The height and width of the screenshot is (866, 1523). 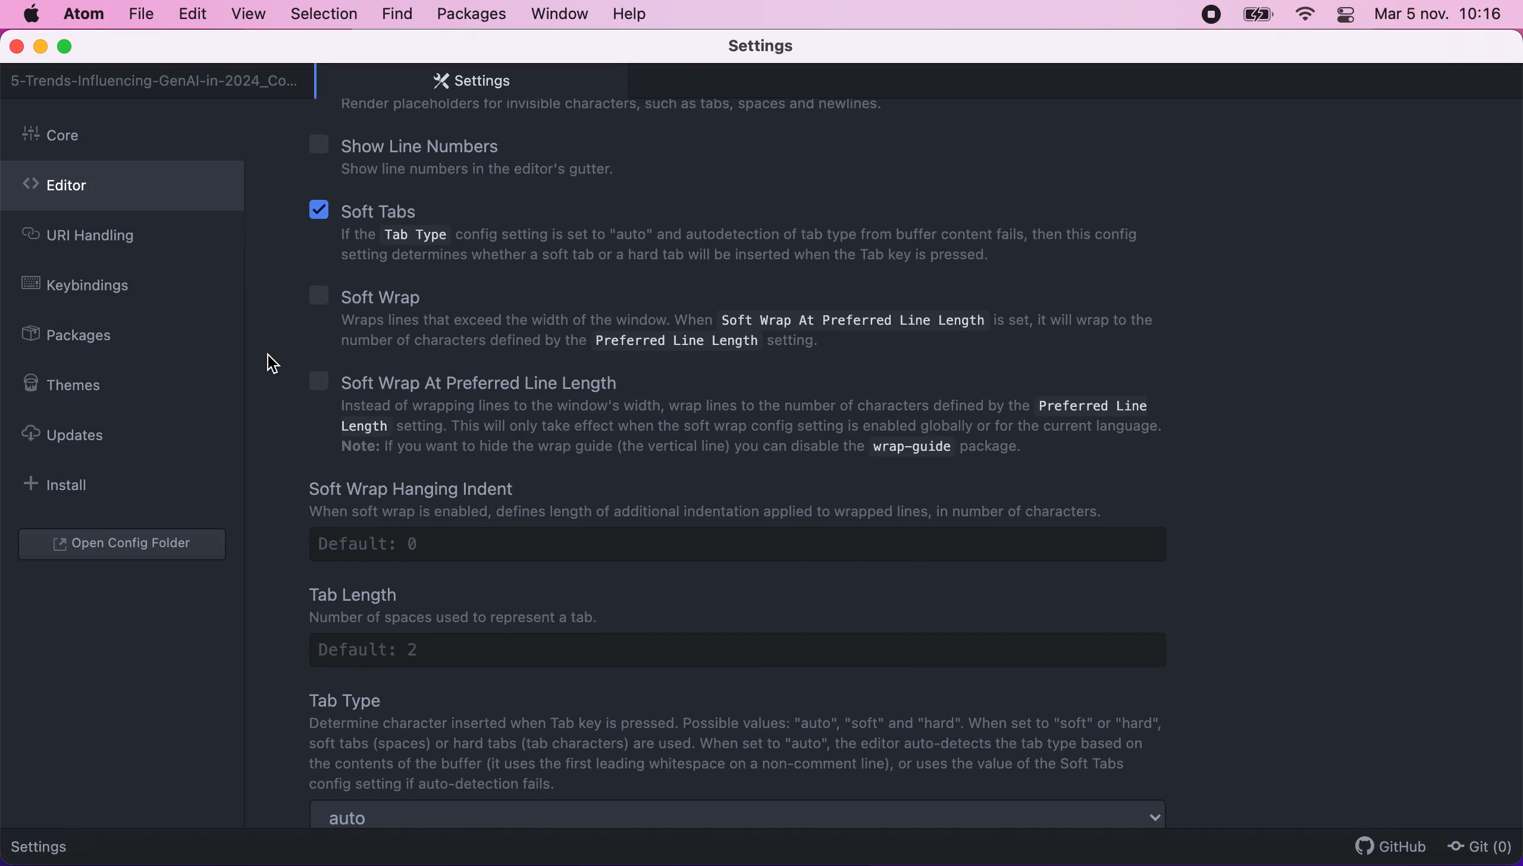 I want to click on mac logo, so click(x=30, y=14).